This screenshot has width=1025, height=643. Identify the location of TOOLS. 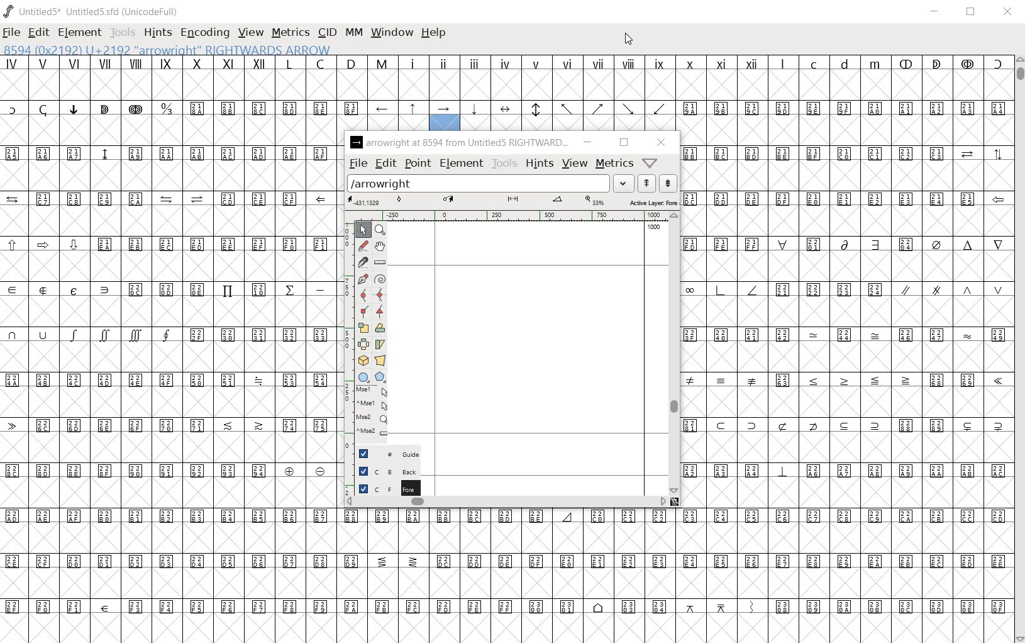
(121, 33).